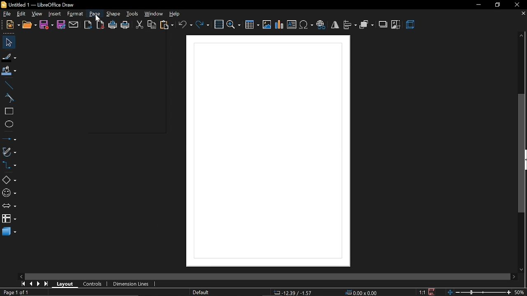  Describe the element at coordinates (294, 292) in the screenshot. I see `-12.39/-1.57 - co-ordinate` at that location.